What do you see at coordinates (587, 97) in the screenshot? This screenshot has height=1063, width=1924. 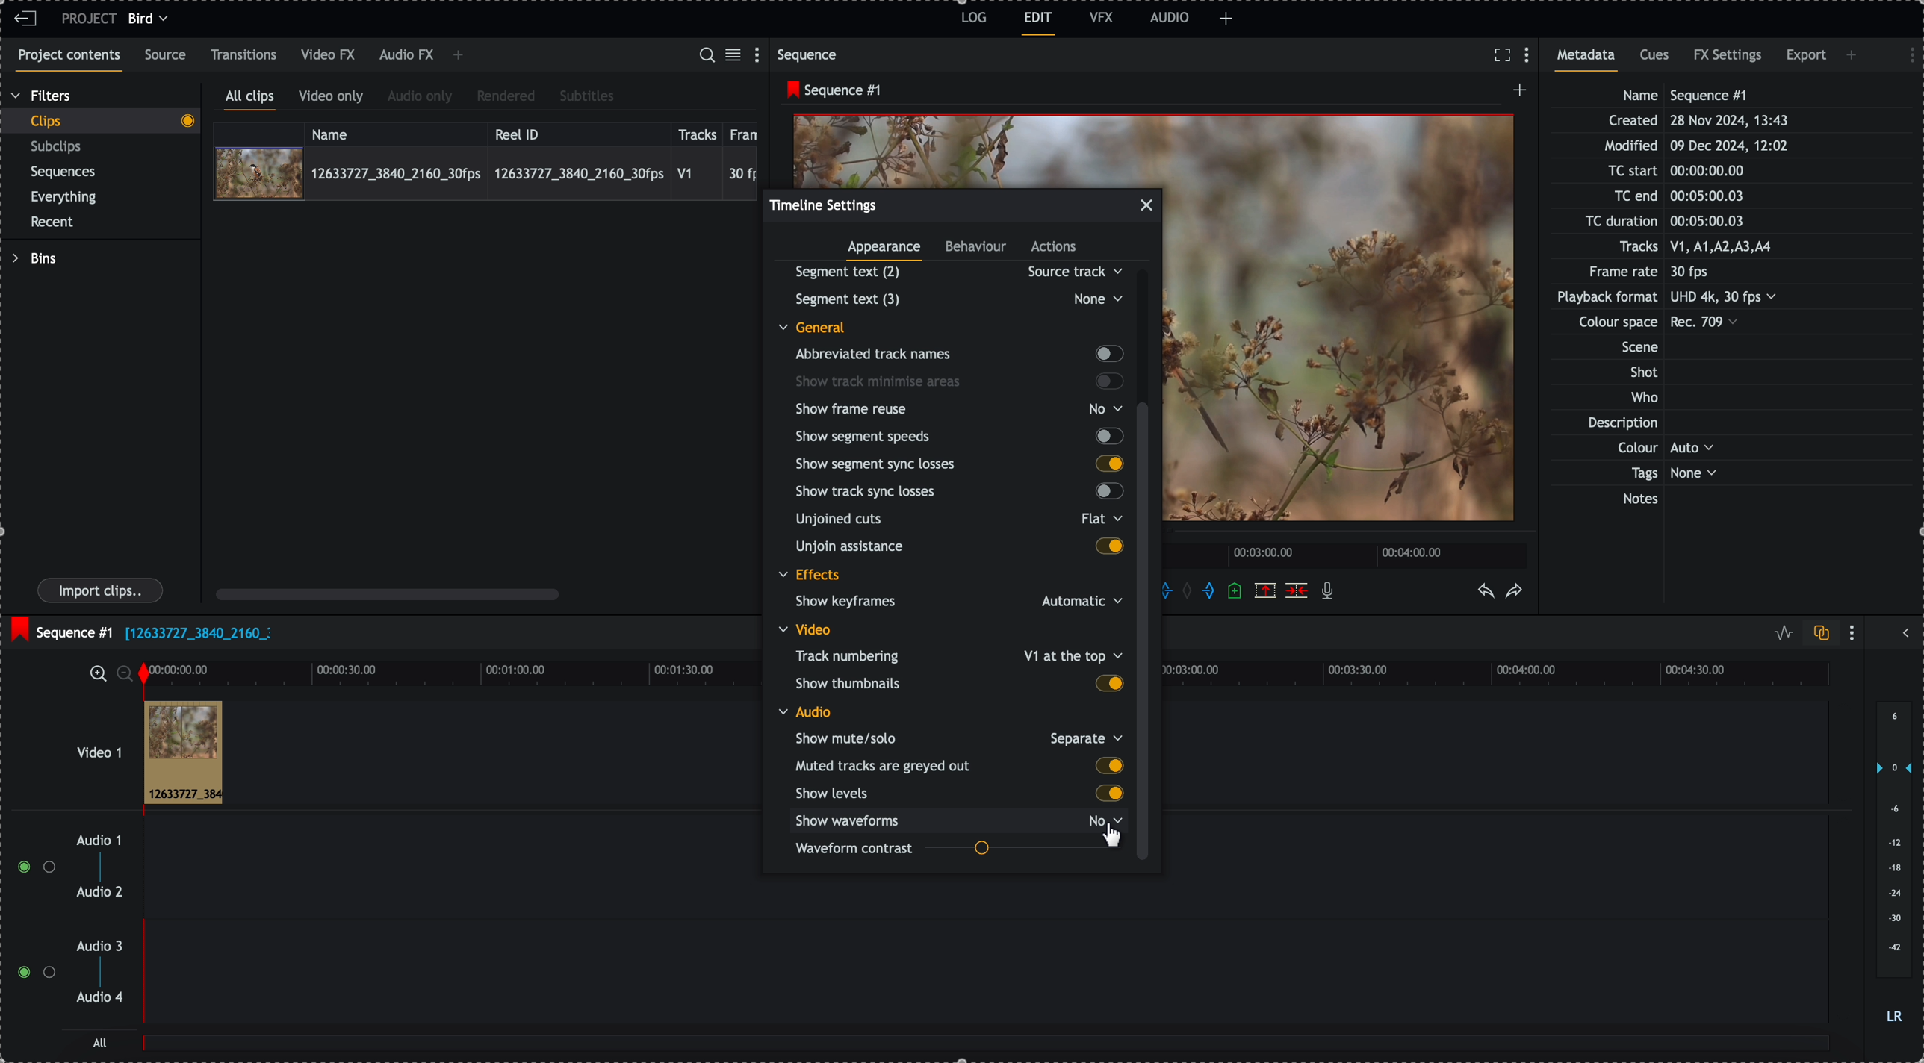 I see `subtitles` at bounding box center [587, 97].